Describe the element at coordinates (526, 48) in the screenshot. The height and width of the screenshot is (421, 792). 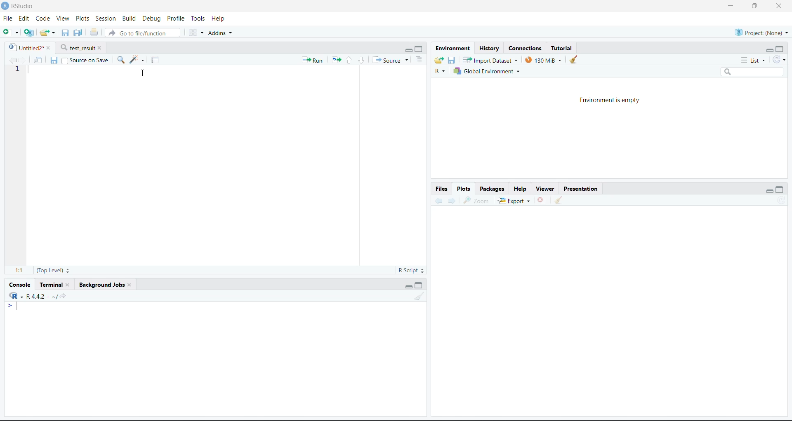
I see `Connections` at that location.